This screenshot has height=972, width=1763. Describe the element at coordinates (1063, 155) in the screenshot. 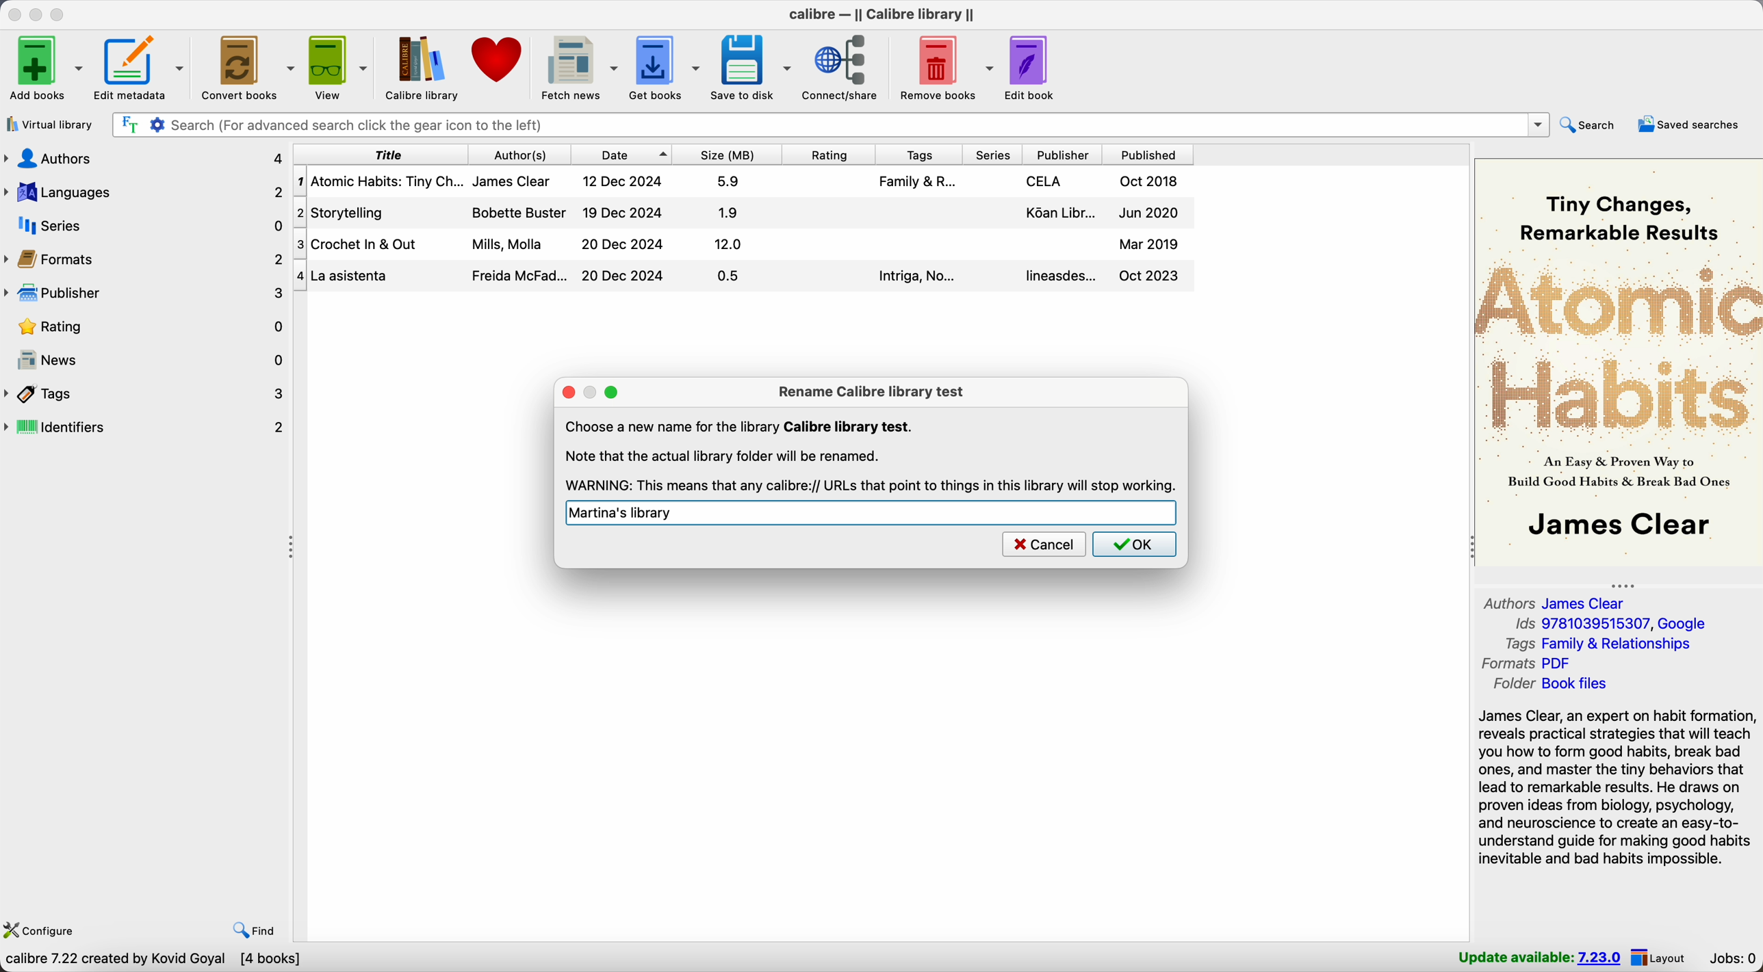

I see `publisher` at that location.